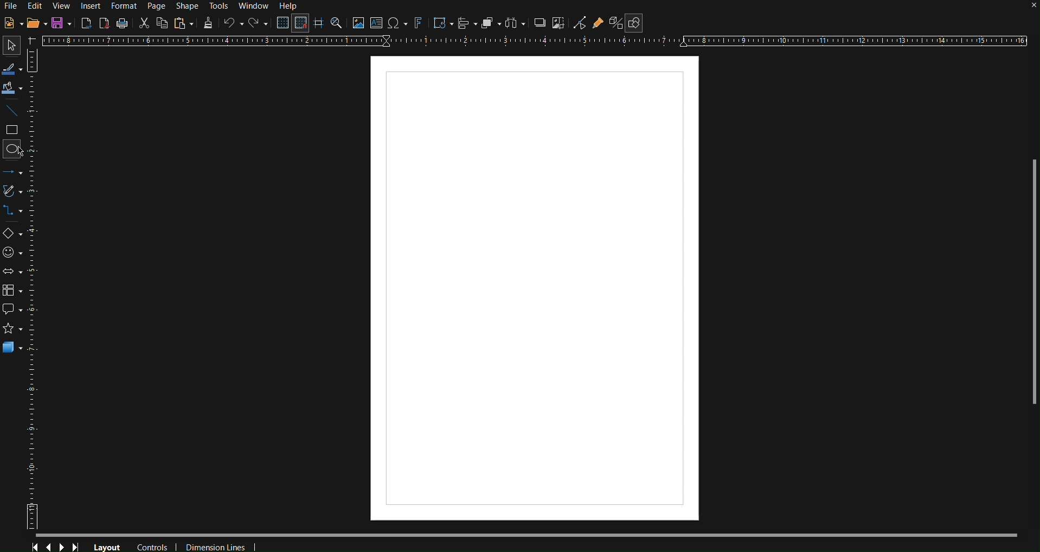  What do you see at coordinates (441, 24) in the screenshot?
I see `Transformations` at bounding box center [441, 24].